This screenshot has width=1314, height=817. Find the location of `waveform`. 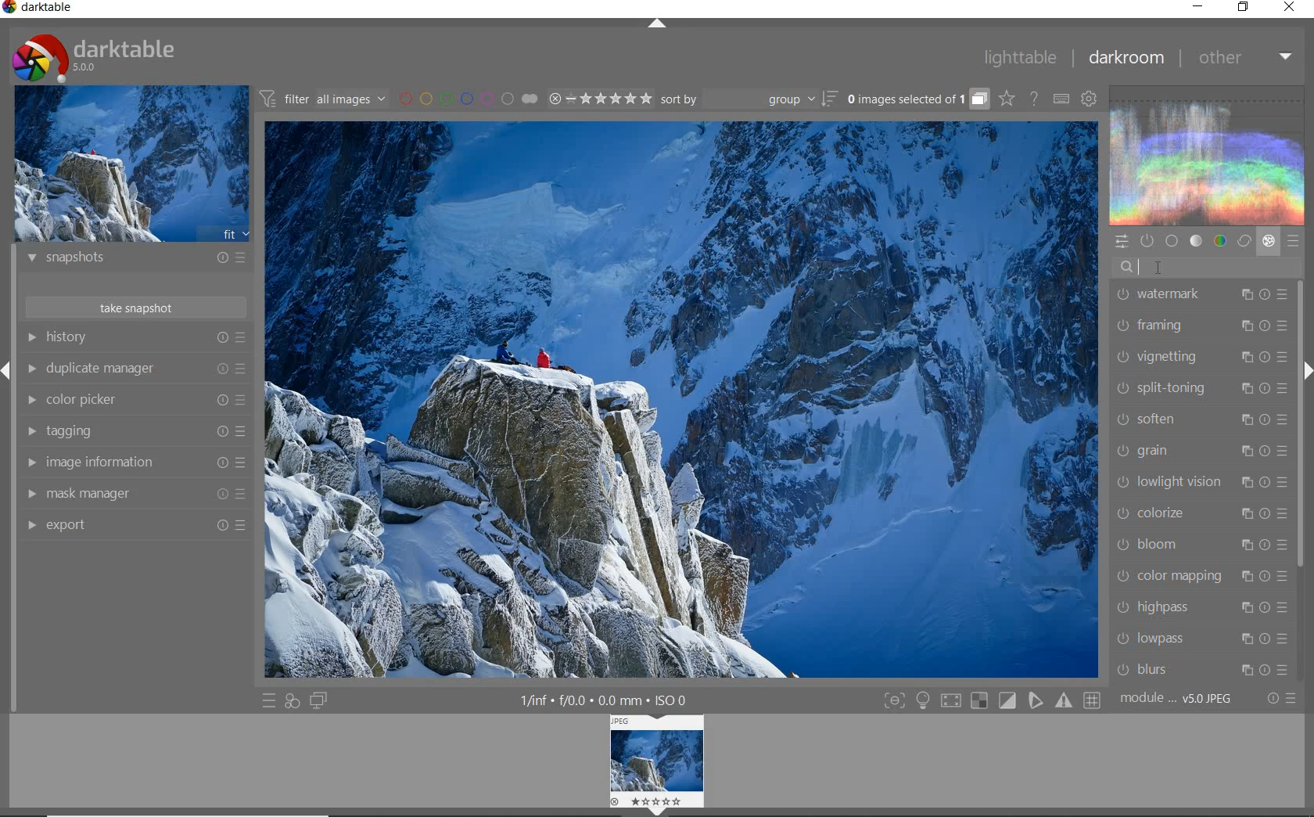

waveform is located at coordinates (1208, 154).